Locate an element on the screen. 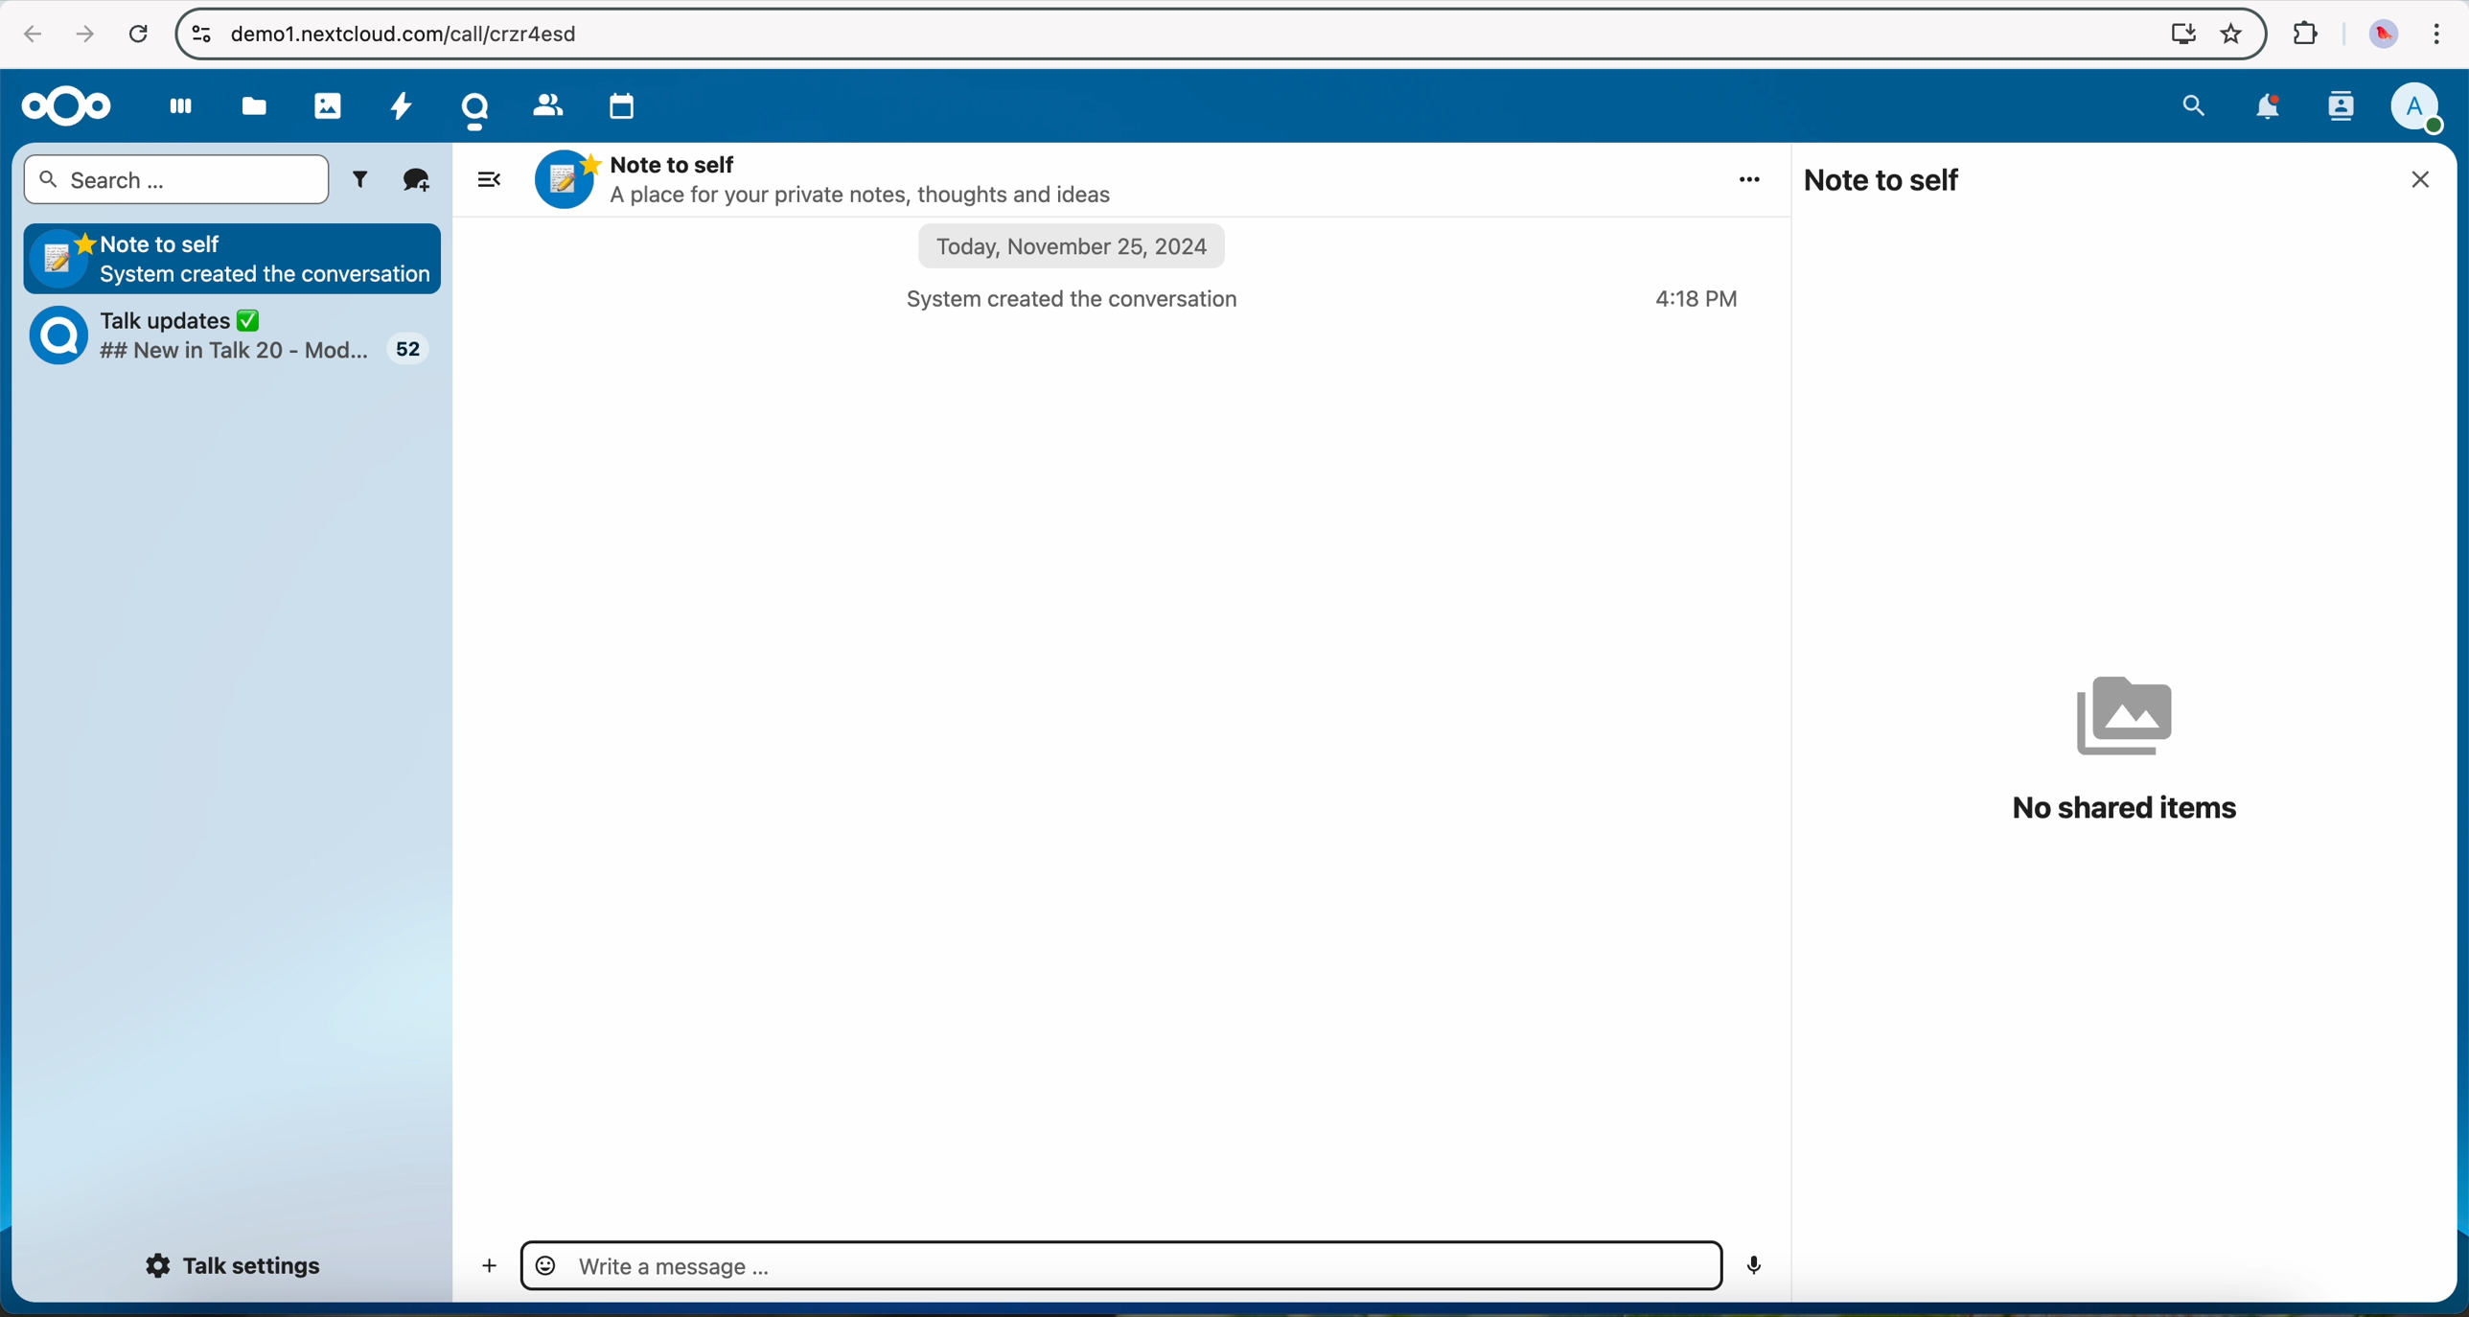  Note to self is located at coordinates (235, 256).